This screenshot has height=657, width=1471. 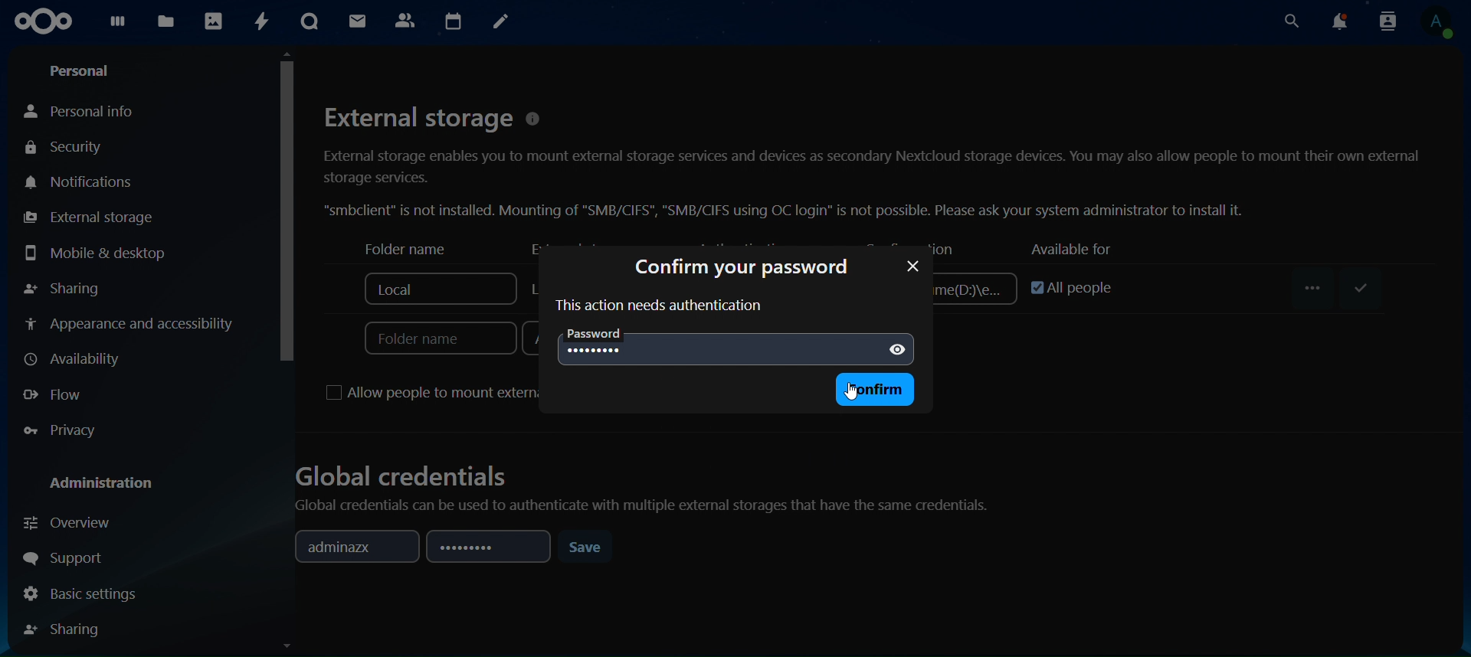 I want to click on calendar, so click(x=454, y=20).